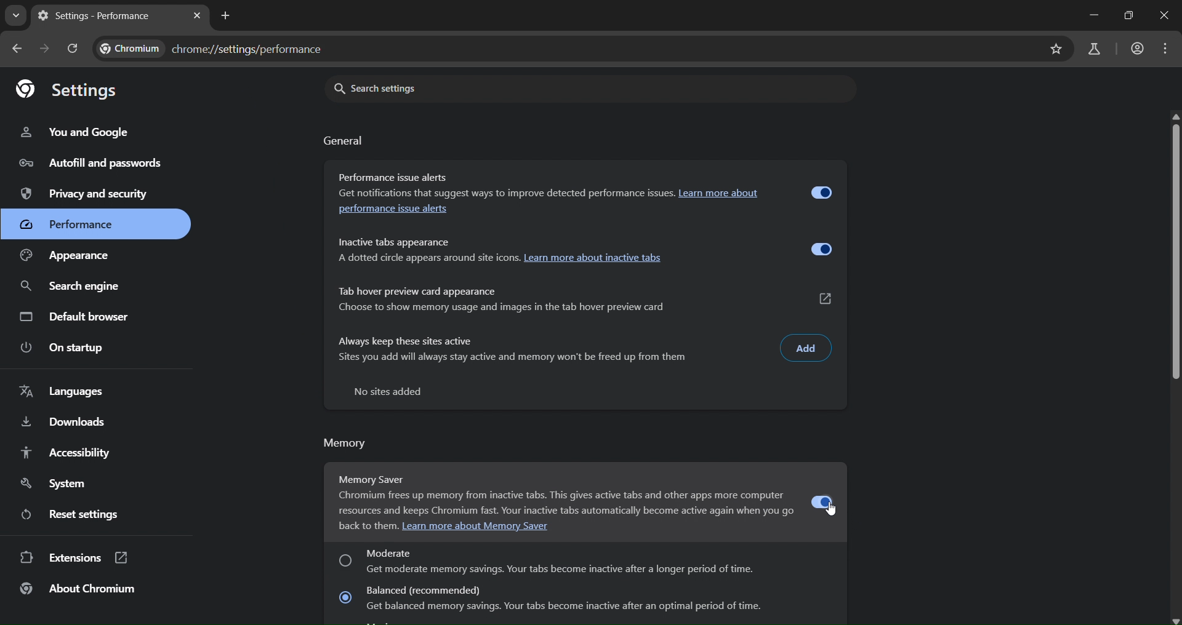 This screenshot has height=625, width=1182. I want to click on Always keep these sites active Sites you add will always stay active and memory won't be freed up from them, so click(516, 354).